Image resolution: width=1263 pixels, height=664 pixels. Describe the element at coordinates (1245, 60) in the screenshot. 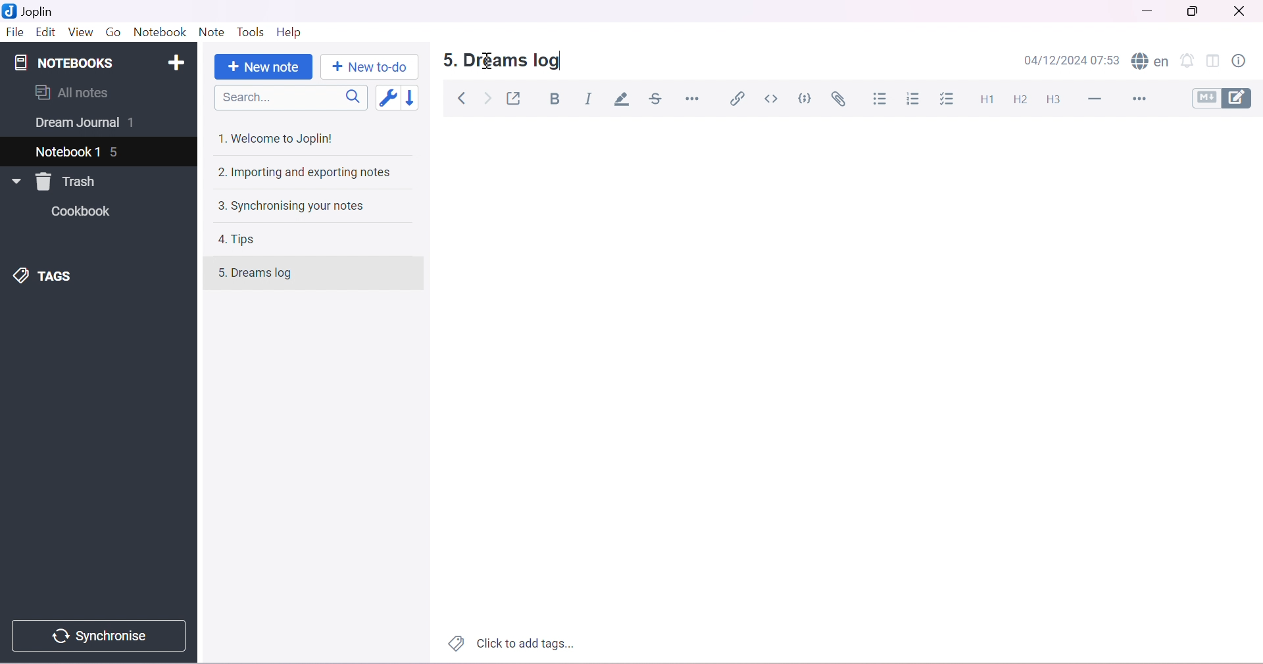

I see `Note properties` at that location.